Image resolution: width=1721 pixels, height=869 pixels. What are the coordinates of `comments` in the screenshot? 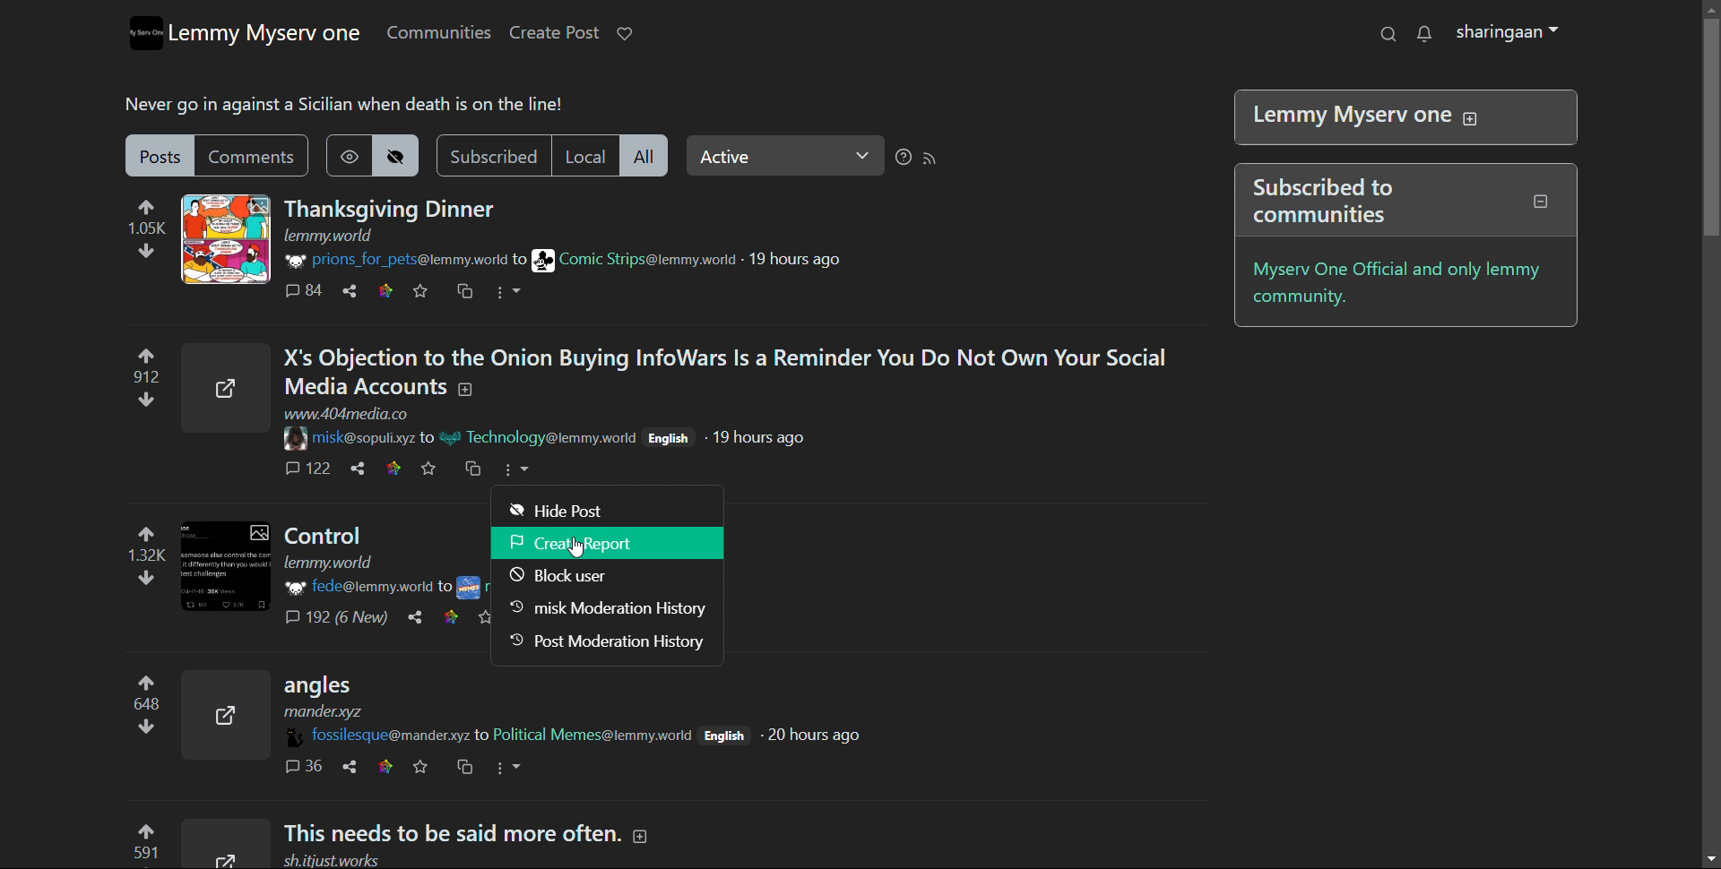 It's located at (298, 471).